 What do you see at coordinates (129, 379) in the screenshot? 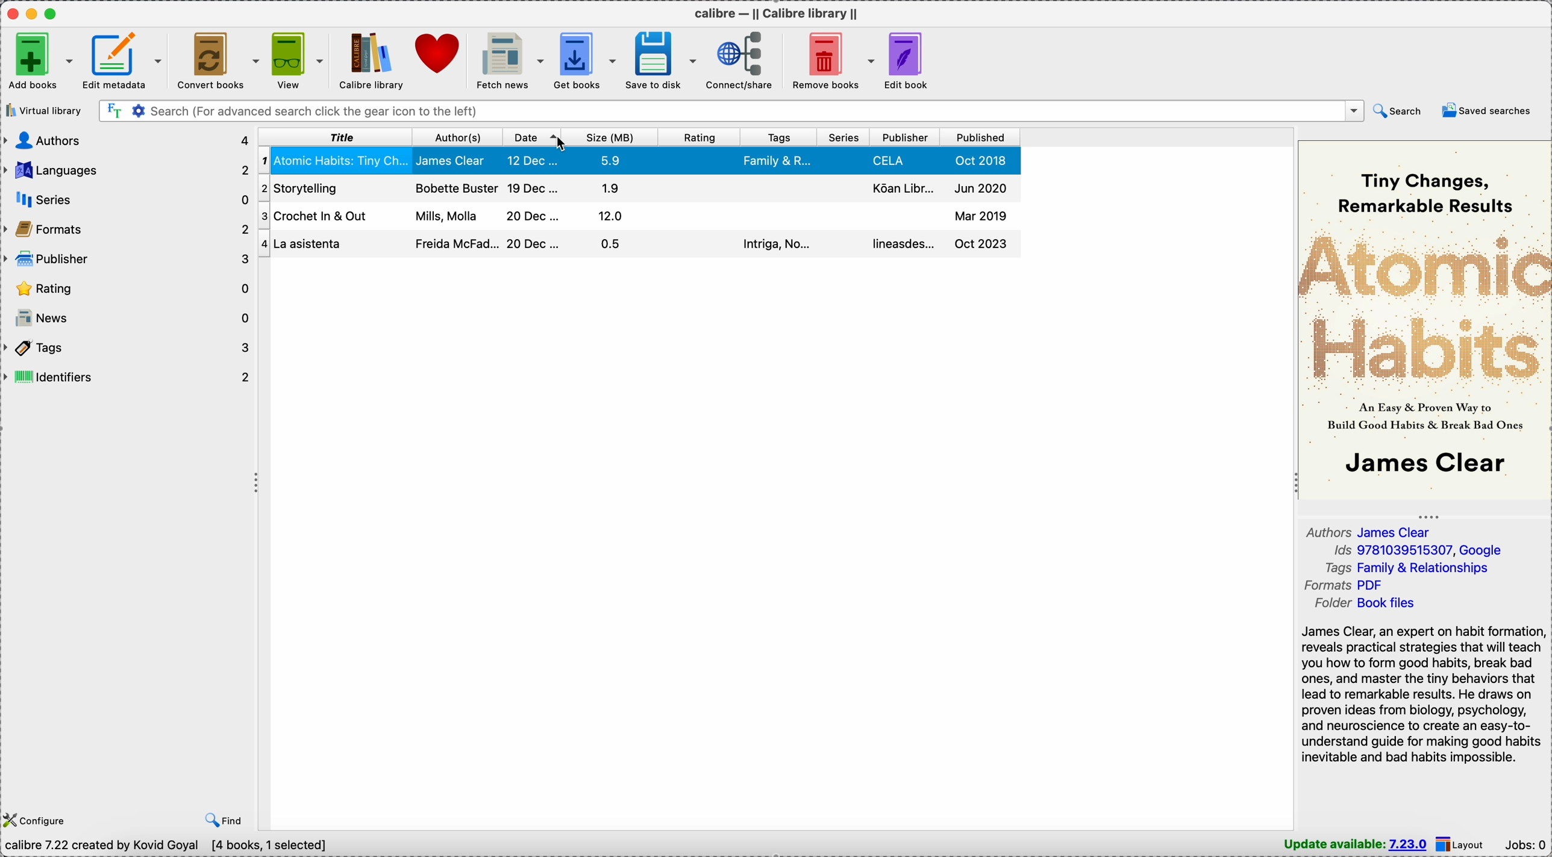
I see `identifiers` at bounding box center [129, 379].